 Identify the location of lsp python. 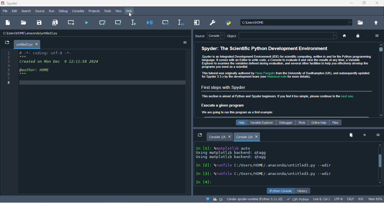
(297, 199).